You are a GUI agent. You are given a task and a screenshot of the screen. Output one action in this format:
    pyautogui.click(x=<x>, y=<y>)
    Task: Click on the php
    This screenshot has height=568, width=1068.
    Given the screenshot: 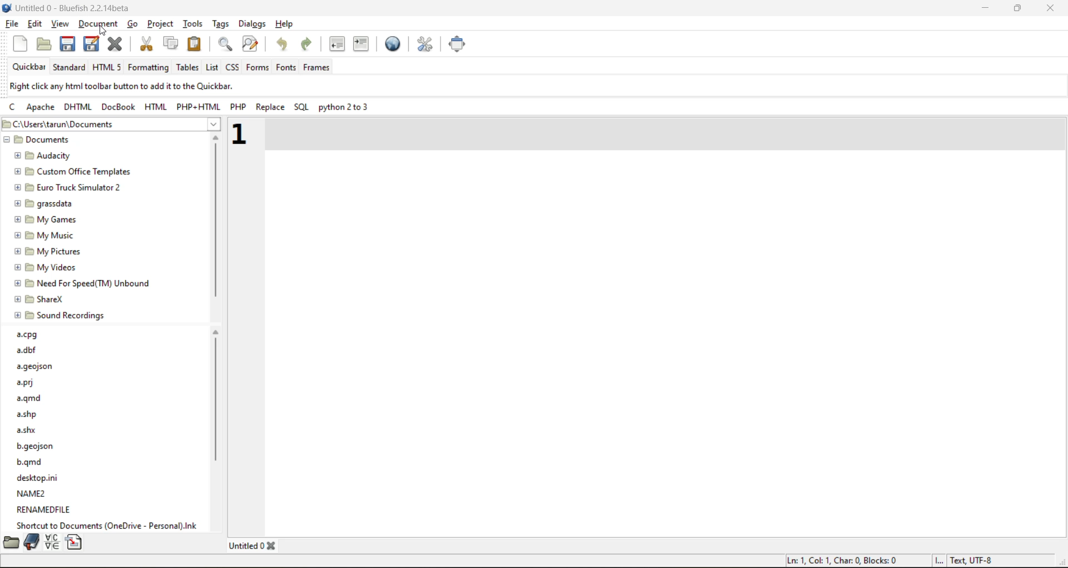 What is the action you would take?
    pyautogui.click(x=240, y=106)
    